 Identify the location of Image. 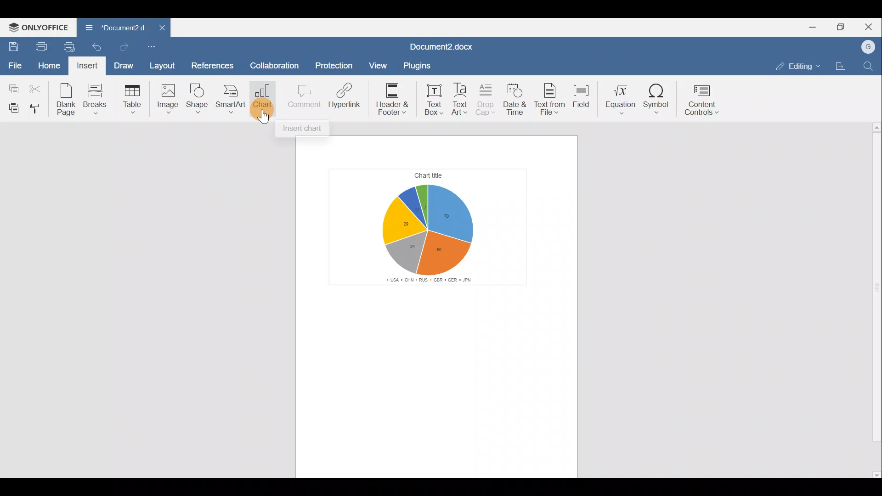
(167, 100).